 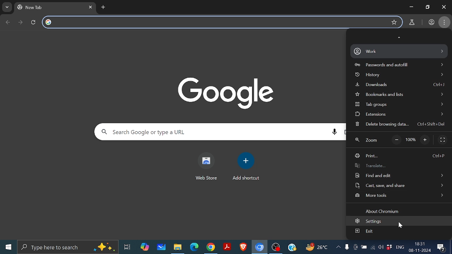 What do you see at coordinates (398, 114) in the screenshot?
I see `Extensions` at bounding box center [398, 114].